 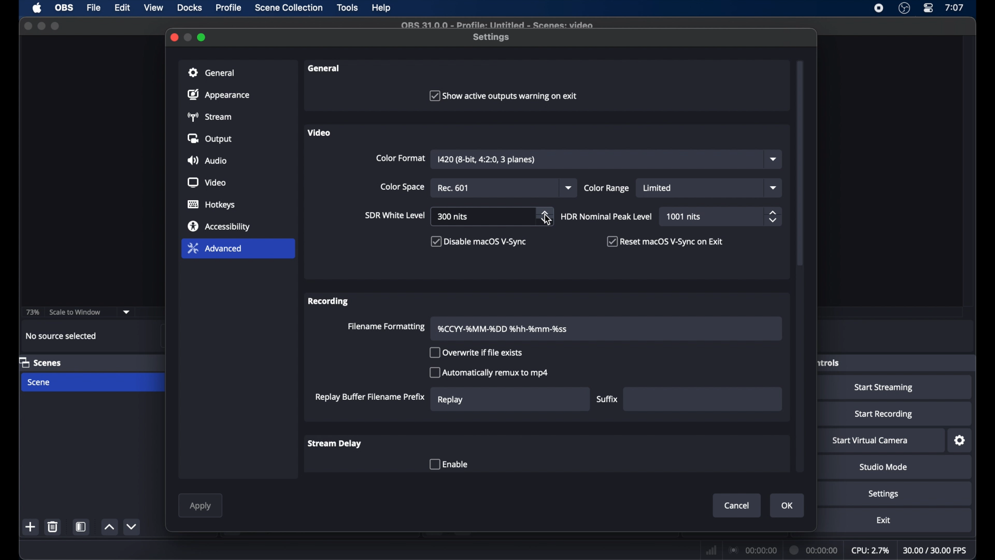 What do you see at coordinates (31, 527) in the screenshot?
I see `add` at bounding box center [31, 527].